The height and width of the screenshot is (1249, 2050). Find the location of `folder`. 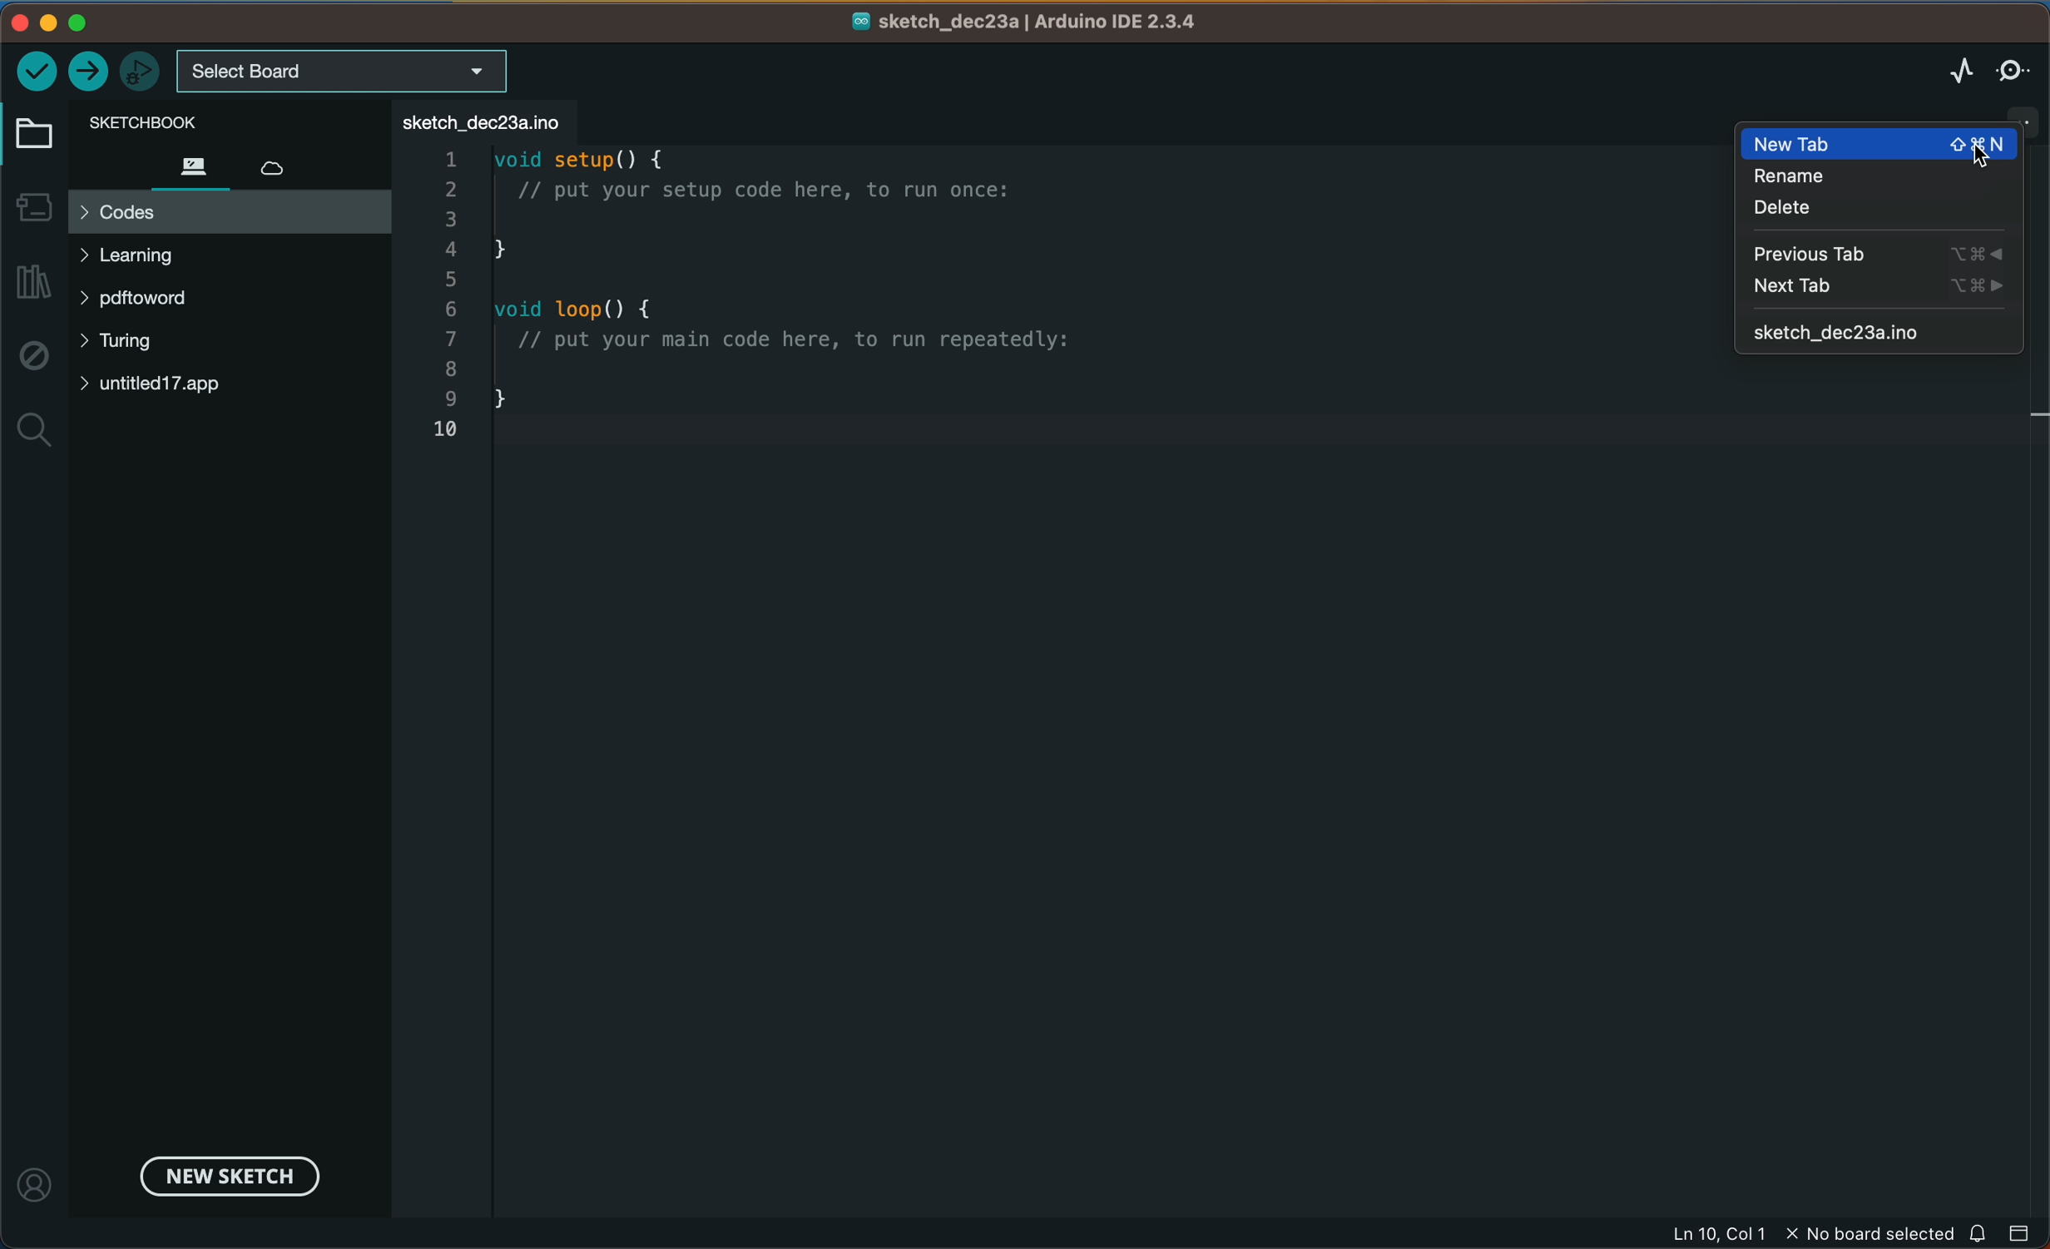

folder is located at coordinates (37, 135).